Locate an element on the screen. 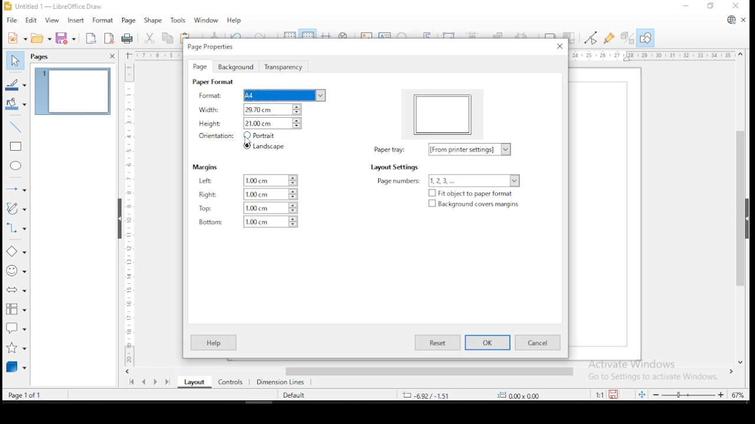 The width and height of the screenshot is (755, 424). -6.92/-1.51 is located at coordinates (430, 395).